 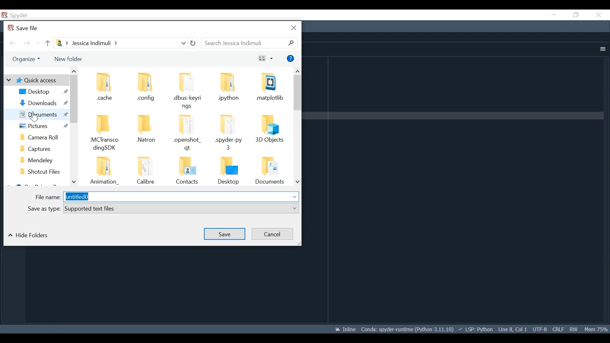 I want to click on Scroll down, so click(x=298, y=181).